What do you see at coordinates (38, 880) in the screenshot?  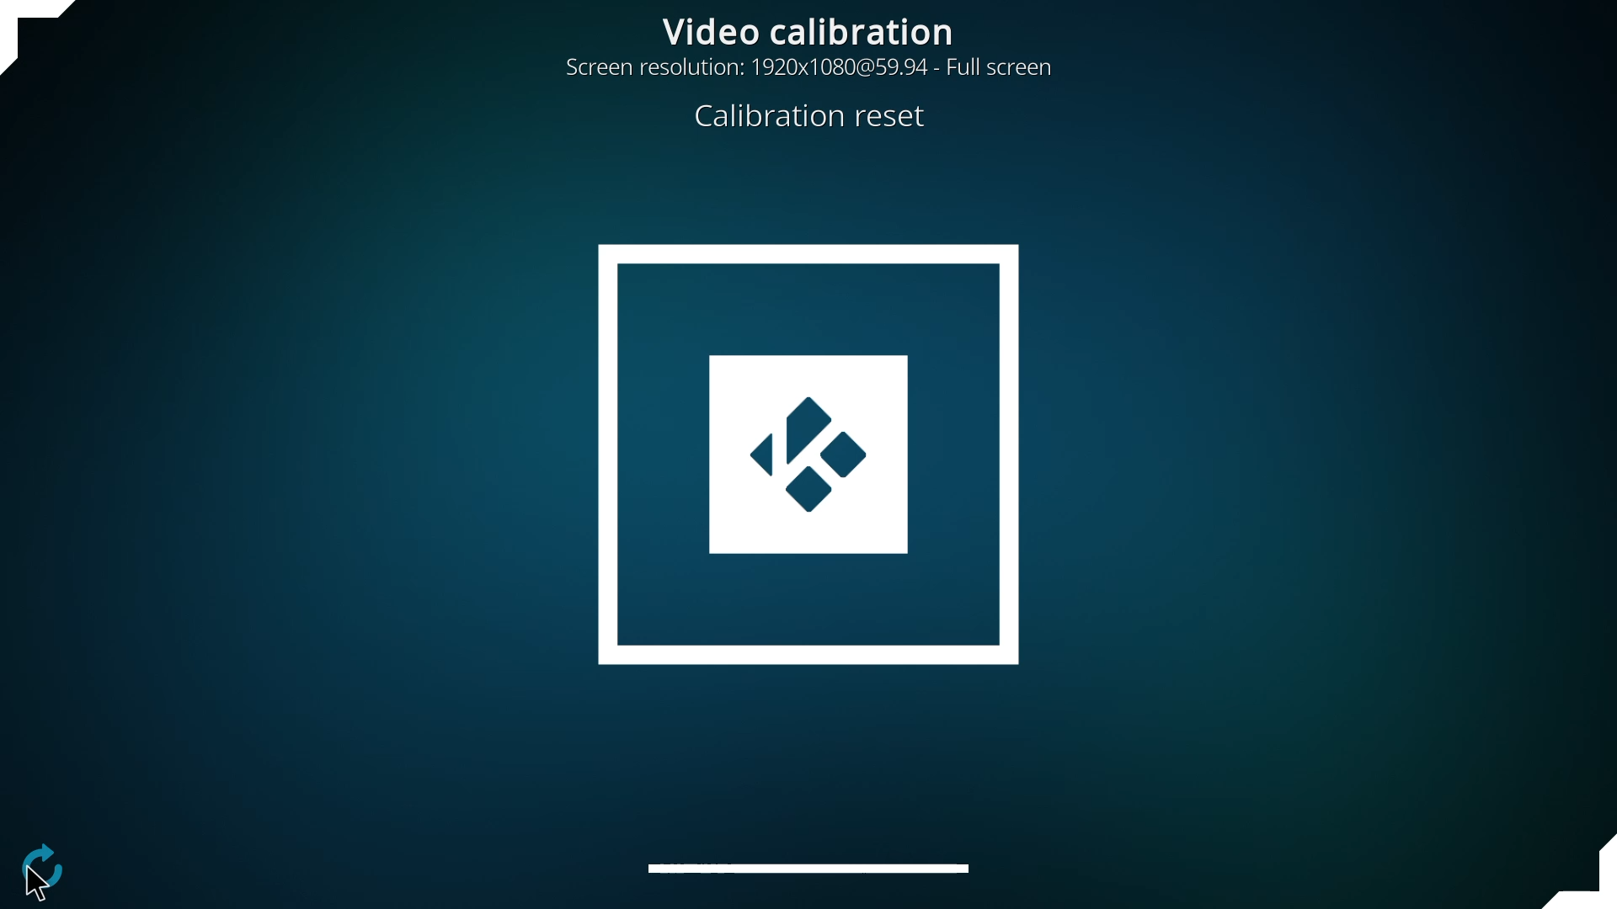 I see `cursor` at bounding box center [38, 880].